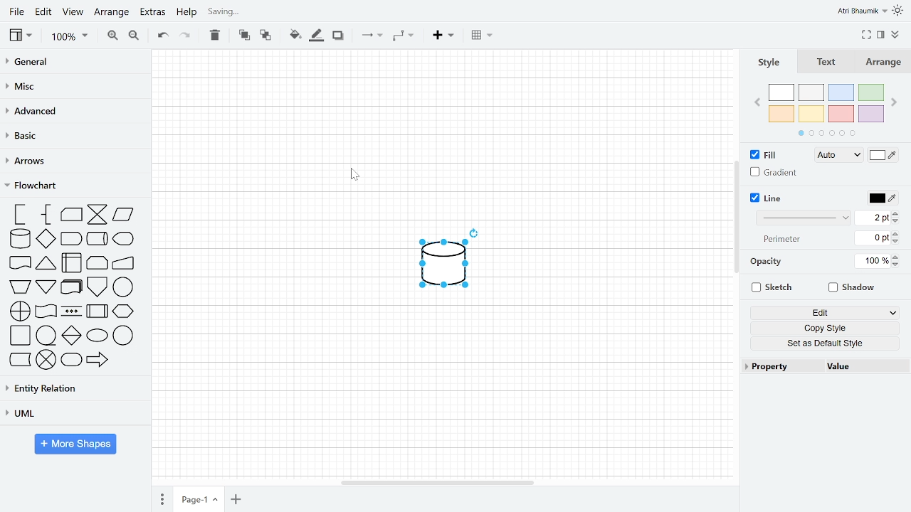 Image resolution: width=911 pixels, height=512 pixels. Describe the element at coordinates (124, 264) in the screenshot. I see `manual input` at that location.